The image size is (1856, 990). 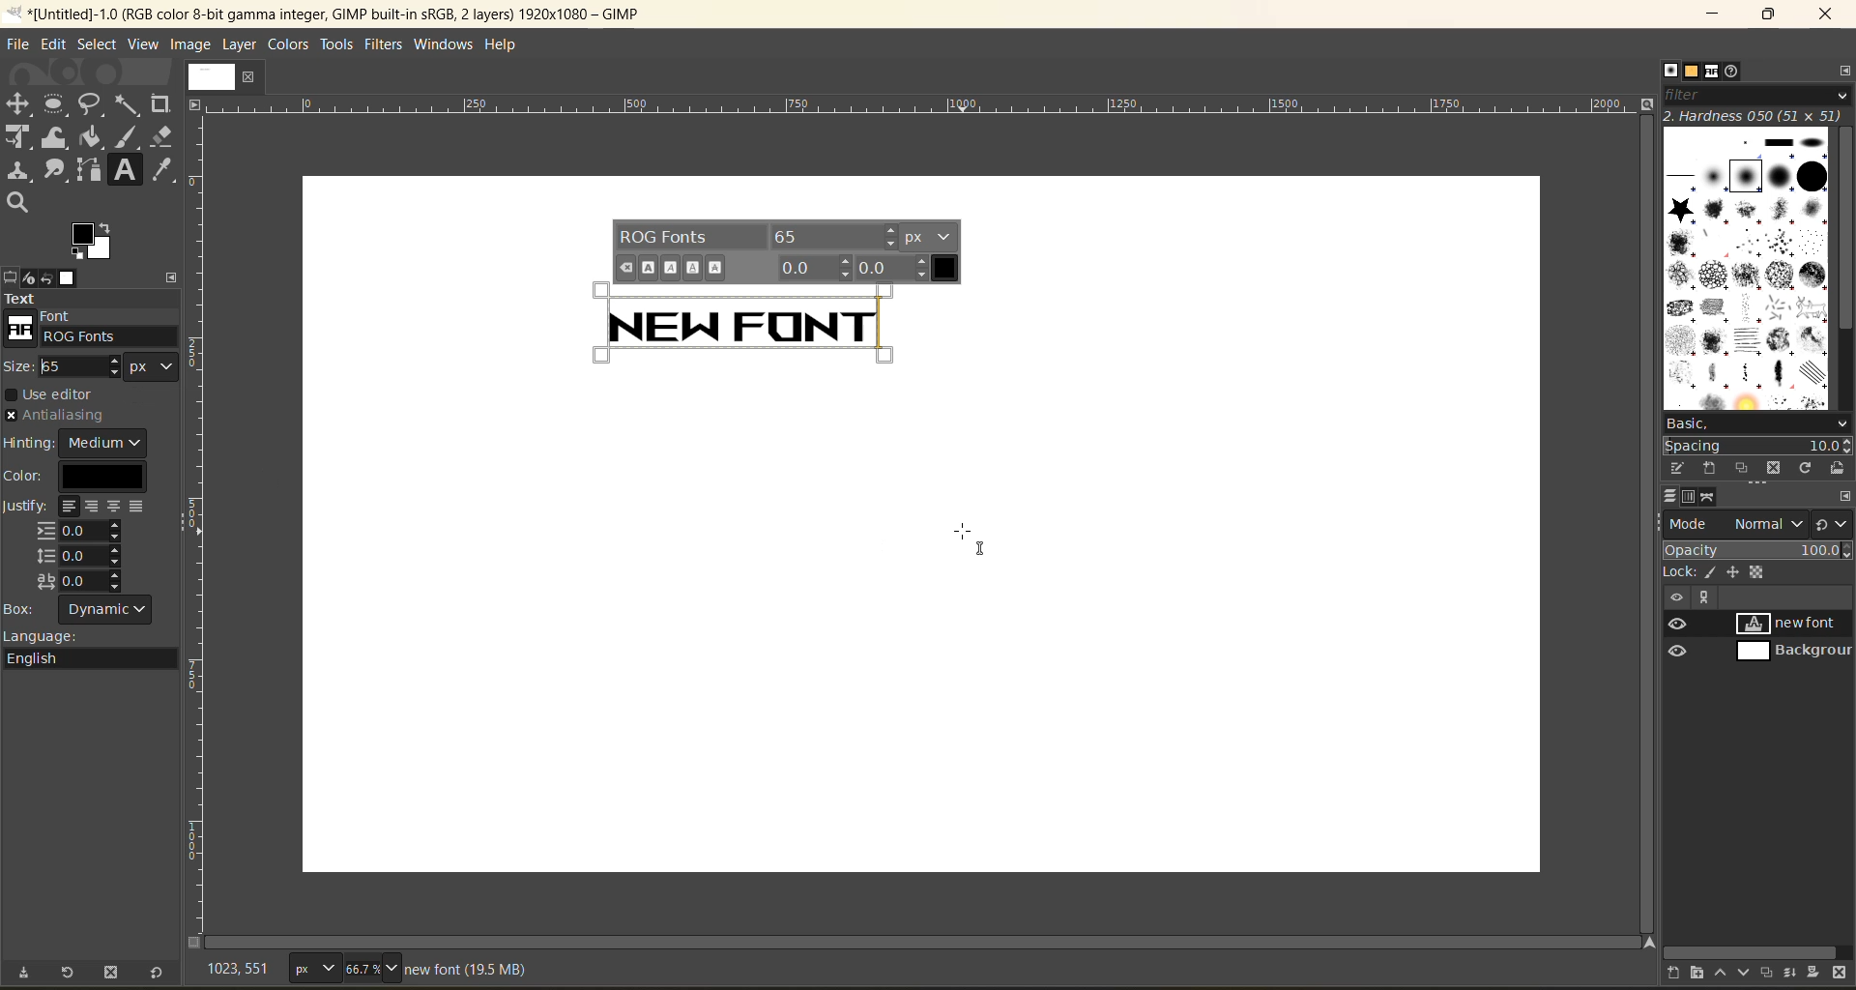 What do you see at coordinates (1743, 467) in the screenshot?
I see `duplicate this brush` at bounding box center [1743, 467].